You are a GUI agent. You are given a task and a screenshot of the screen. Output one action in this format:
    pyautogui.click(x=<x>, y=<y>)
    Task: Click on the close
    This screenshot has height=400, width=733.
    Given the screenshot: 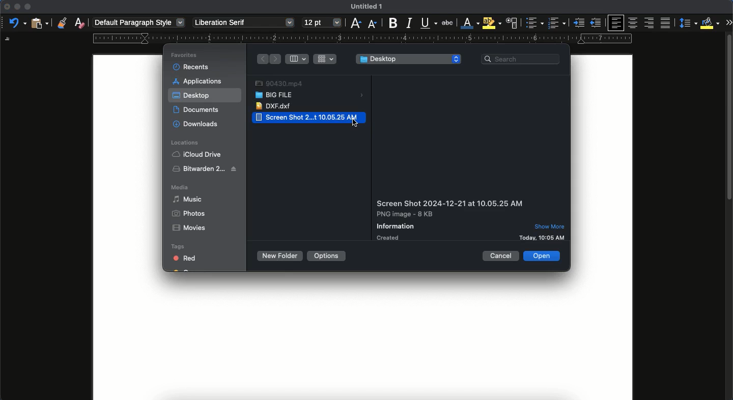 What is the action you would take?
    pyautogui.click(x=6, y=6)
    